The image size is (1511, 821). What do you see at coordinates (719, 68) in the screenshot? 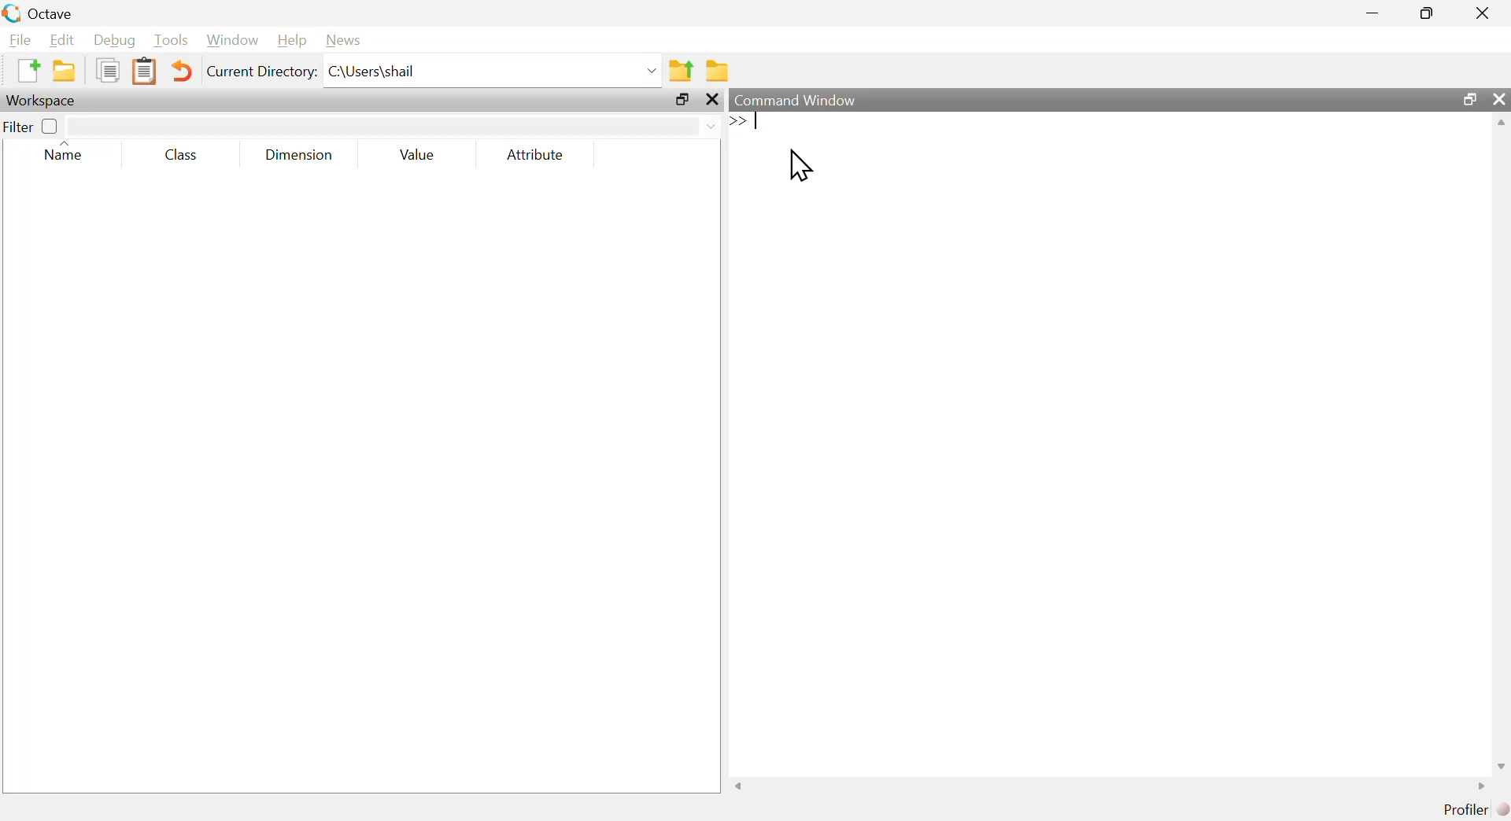
I see `folder` at bounding box center [719, 68].